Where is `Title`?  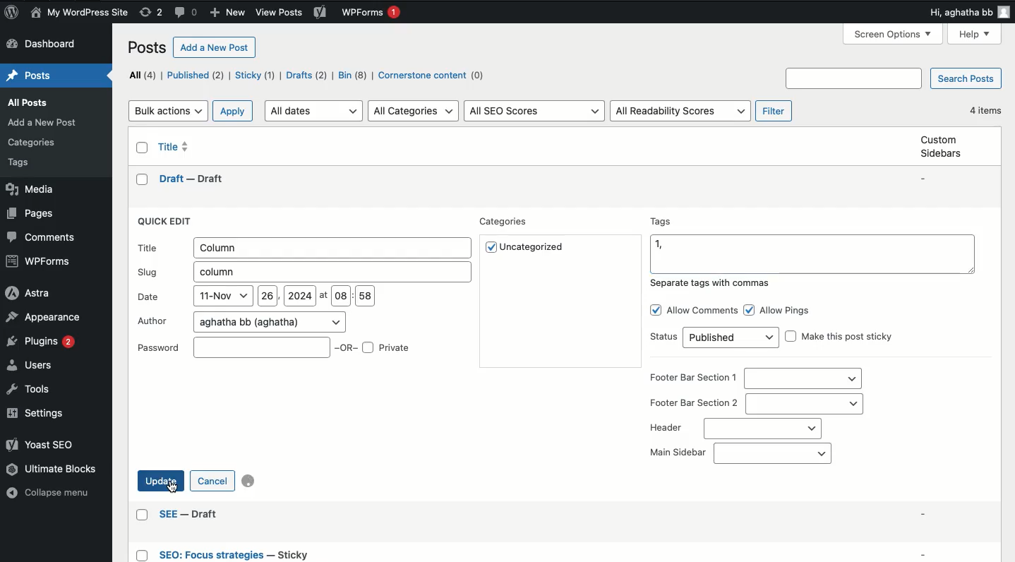 Title is located at coordinates (179, 148).